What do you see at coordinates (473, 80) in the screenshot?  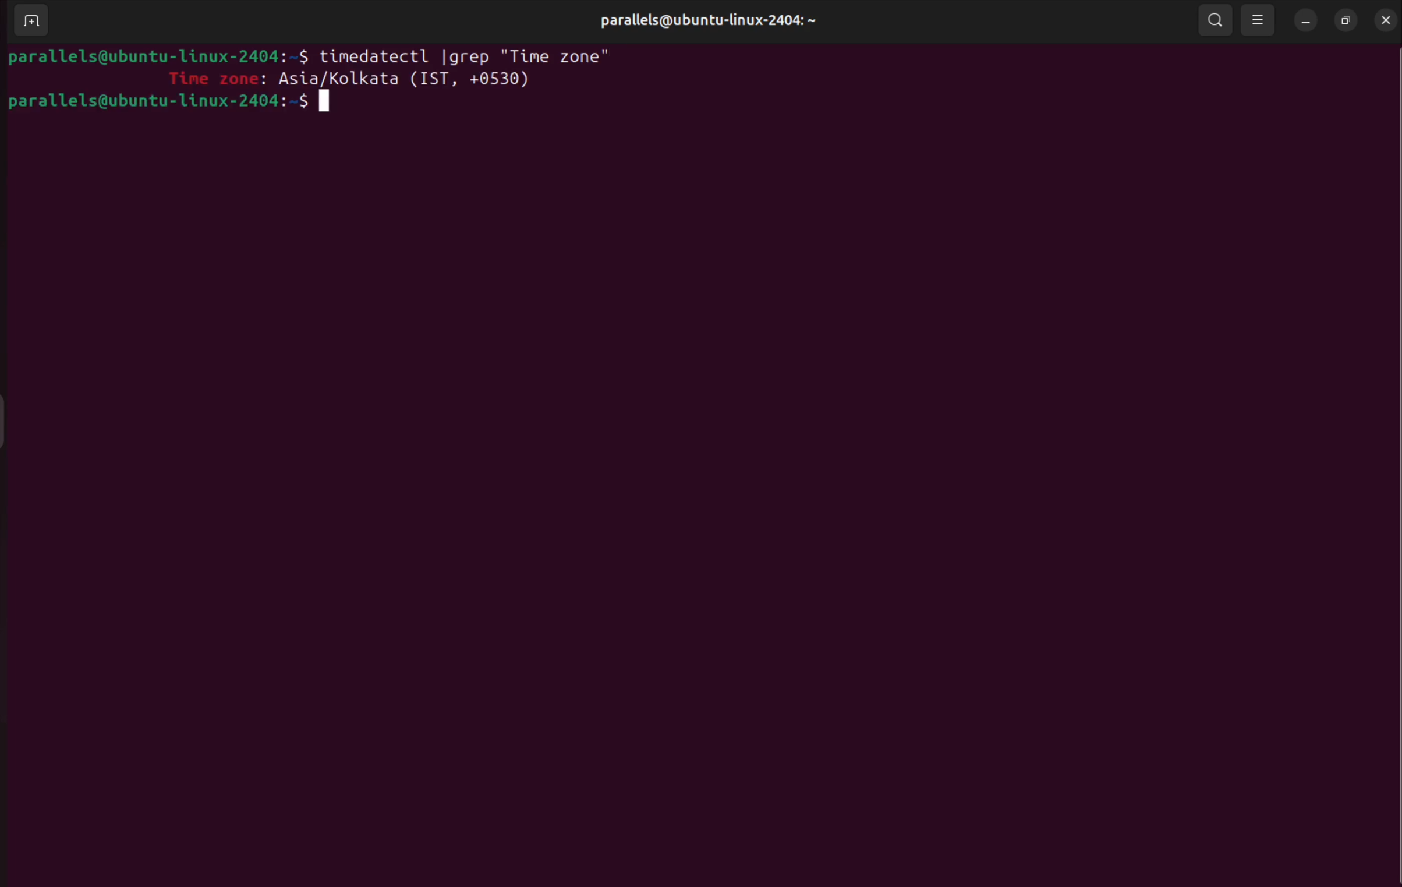 I see `(IST + 0530)` at bounding box center [473, 80].